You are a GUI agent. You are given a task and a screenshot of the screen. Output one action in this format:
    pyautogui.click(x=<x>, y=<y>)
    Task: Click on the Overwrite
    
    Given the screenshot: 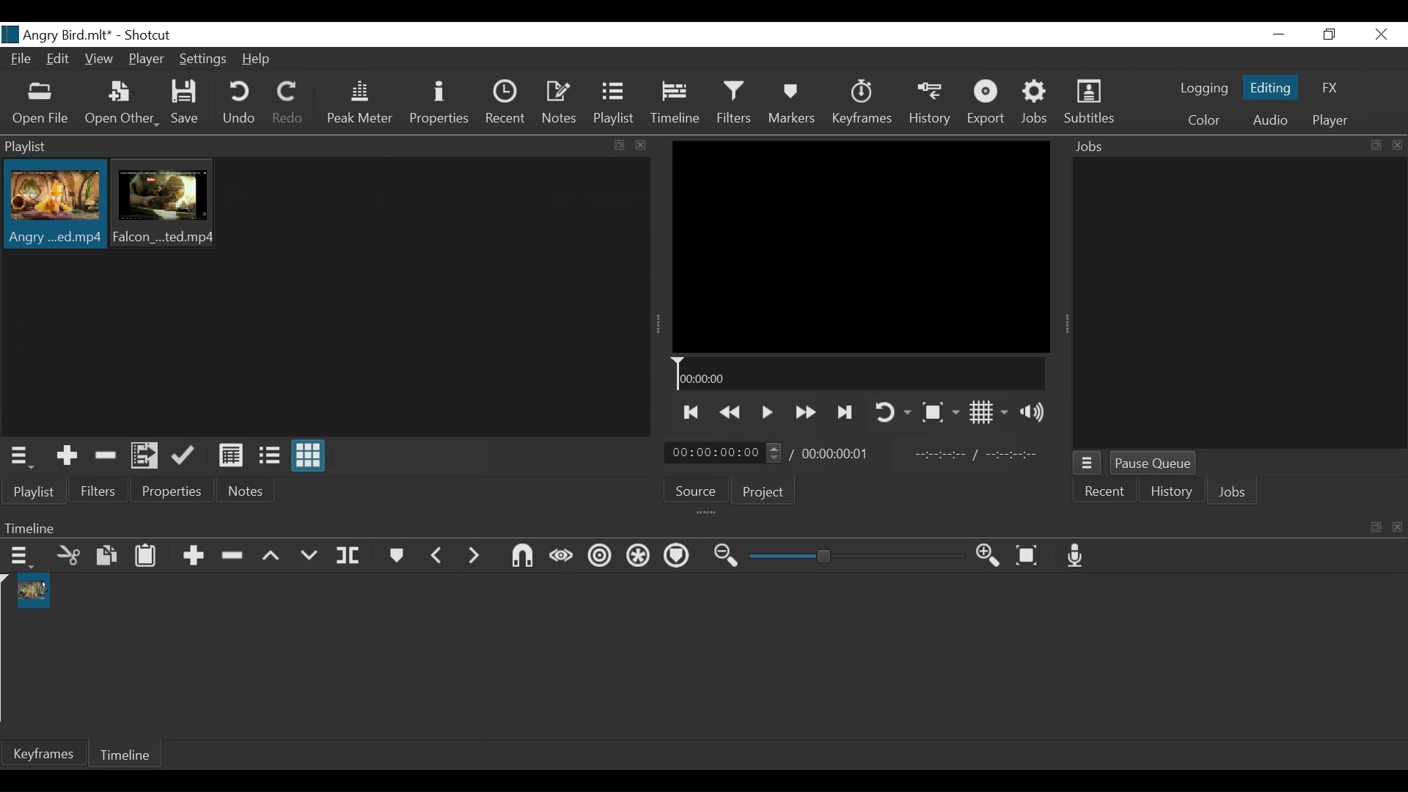 What is the action you would take?
    pyautogui.click(x=313, y=555)
    